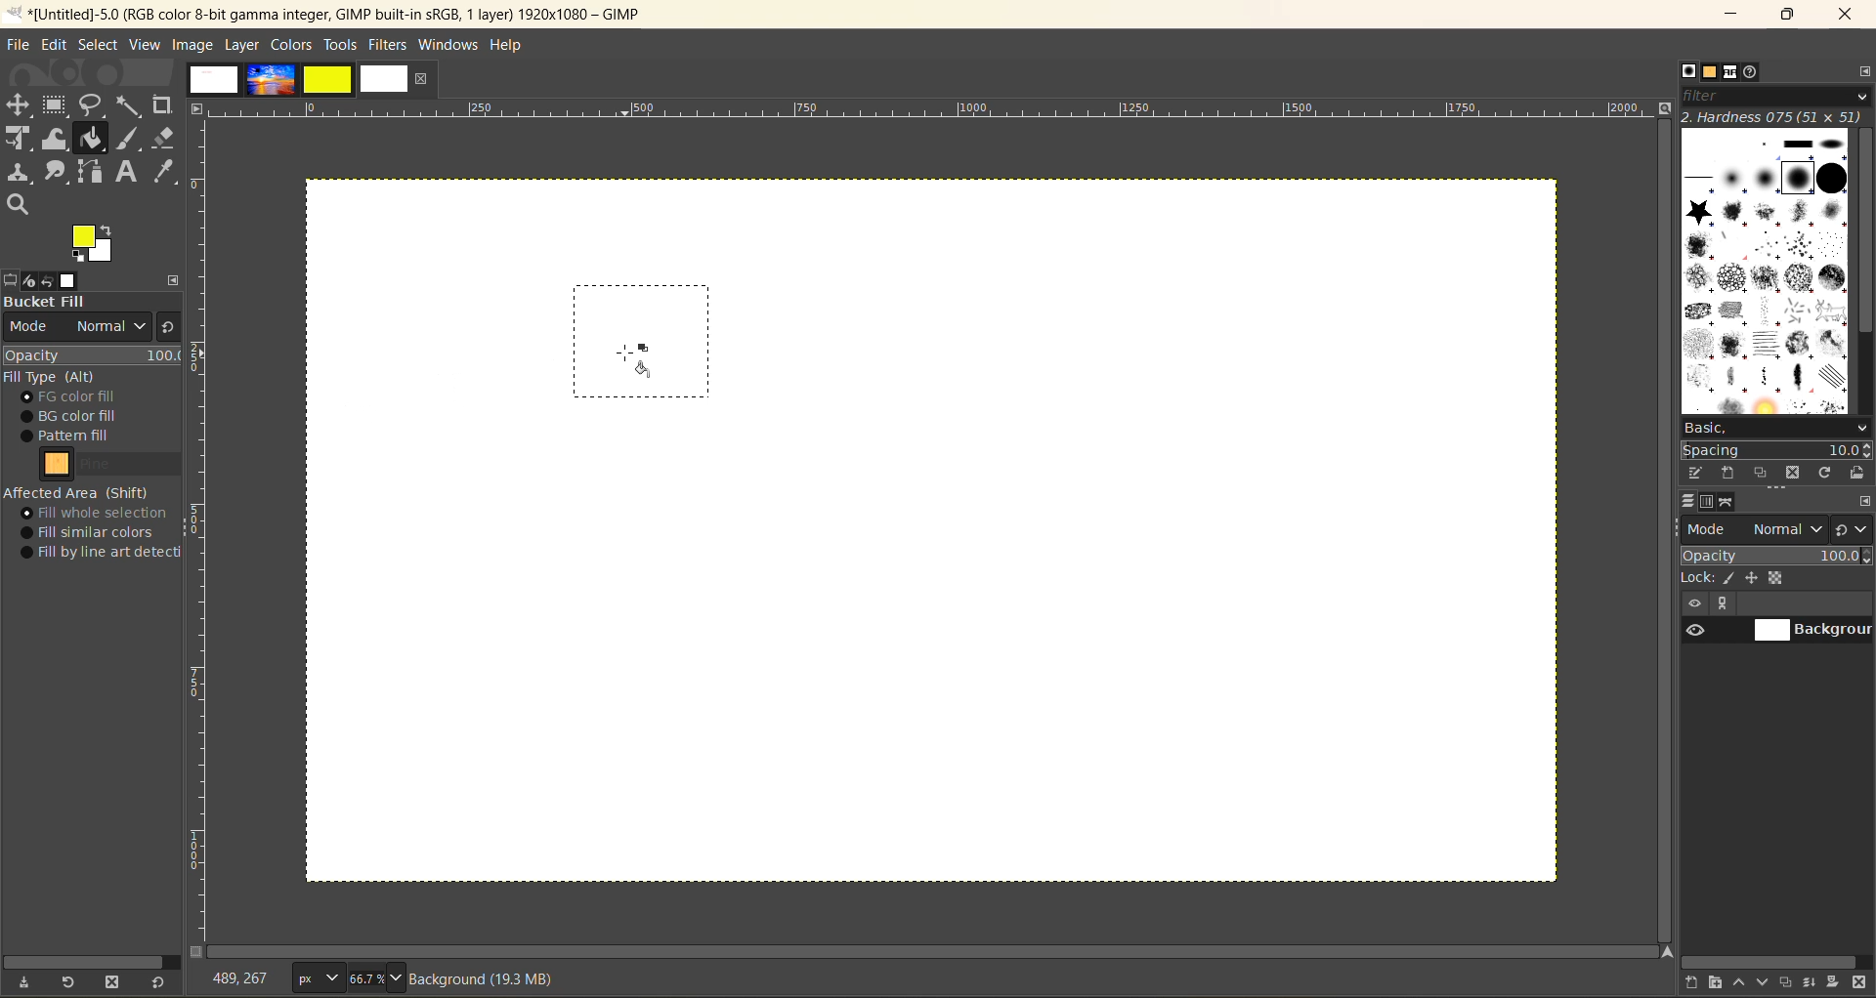 The height and width of the screenshot is (998, 1876). What do you see at coordinates (1767, 983) in the screenshot?
I see `lower this layer` at bounding box center [1767, 983].